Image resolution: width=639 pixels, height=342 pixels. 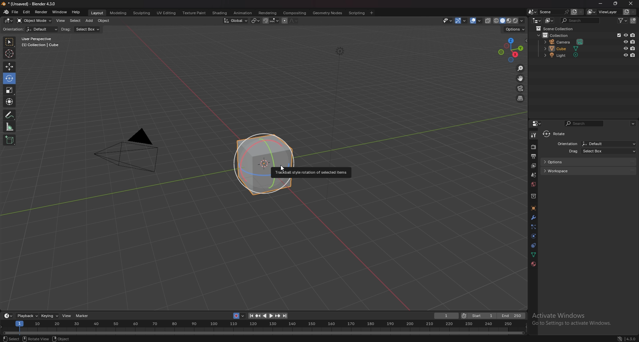 What do you see at coordinates (43, 30) in the screenshot?
I see `Default` at bounding box center [43, 30].